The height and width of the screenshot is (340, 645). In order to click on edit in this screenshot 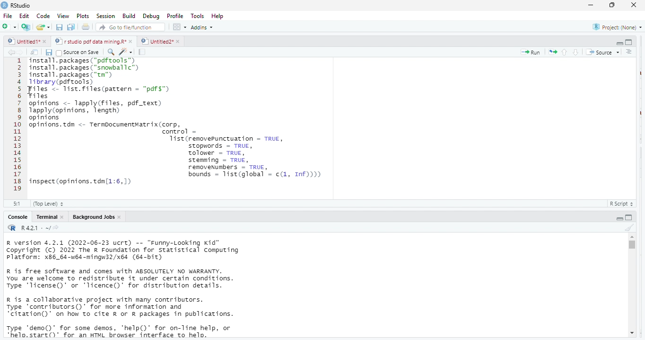, I will do `click(24, 16)`.